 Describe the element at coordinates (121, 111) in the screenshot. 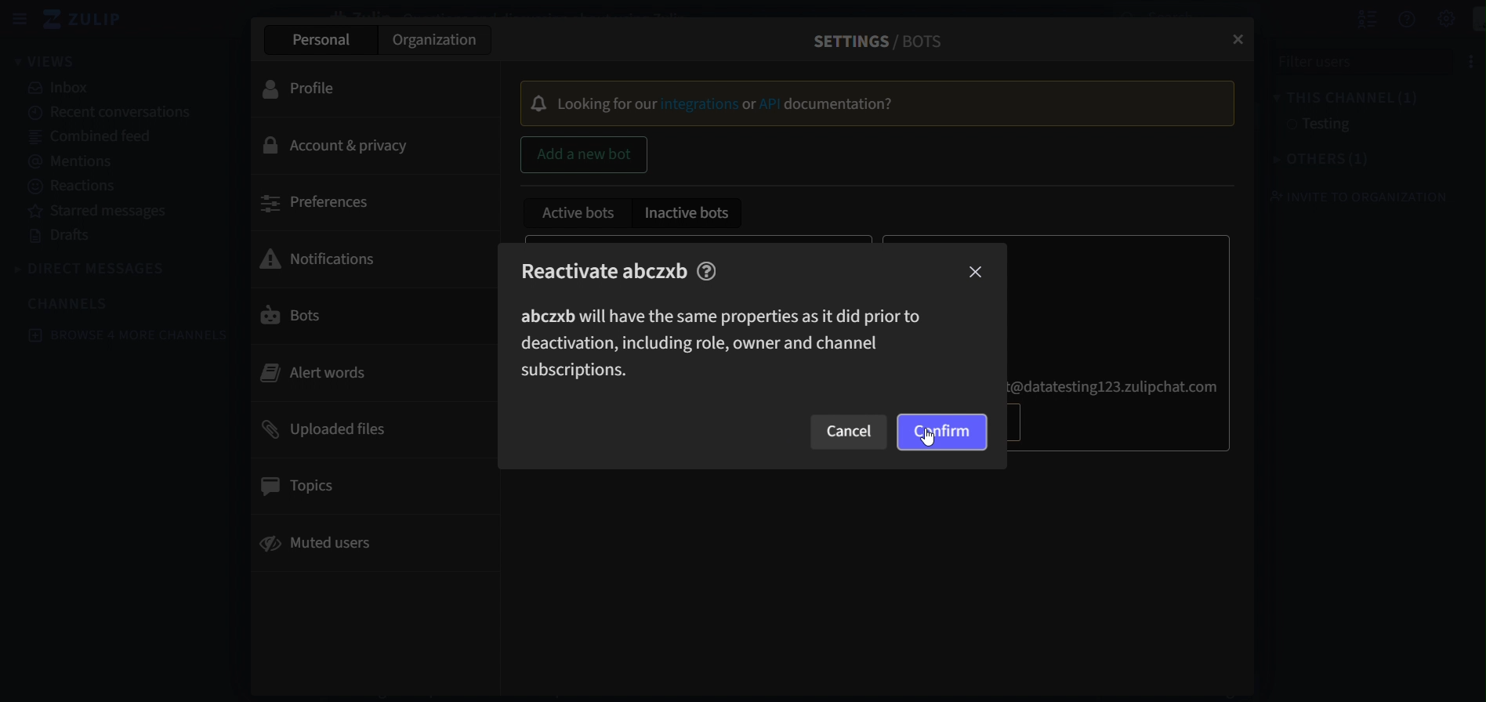

I see `recent conversations` at that location.